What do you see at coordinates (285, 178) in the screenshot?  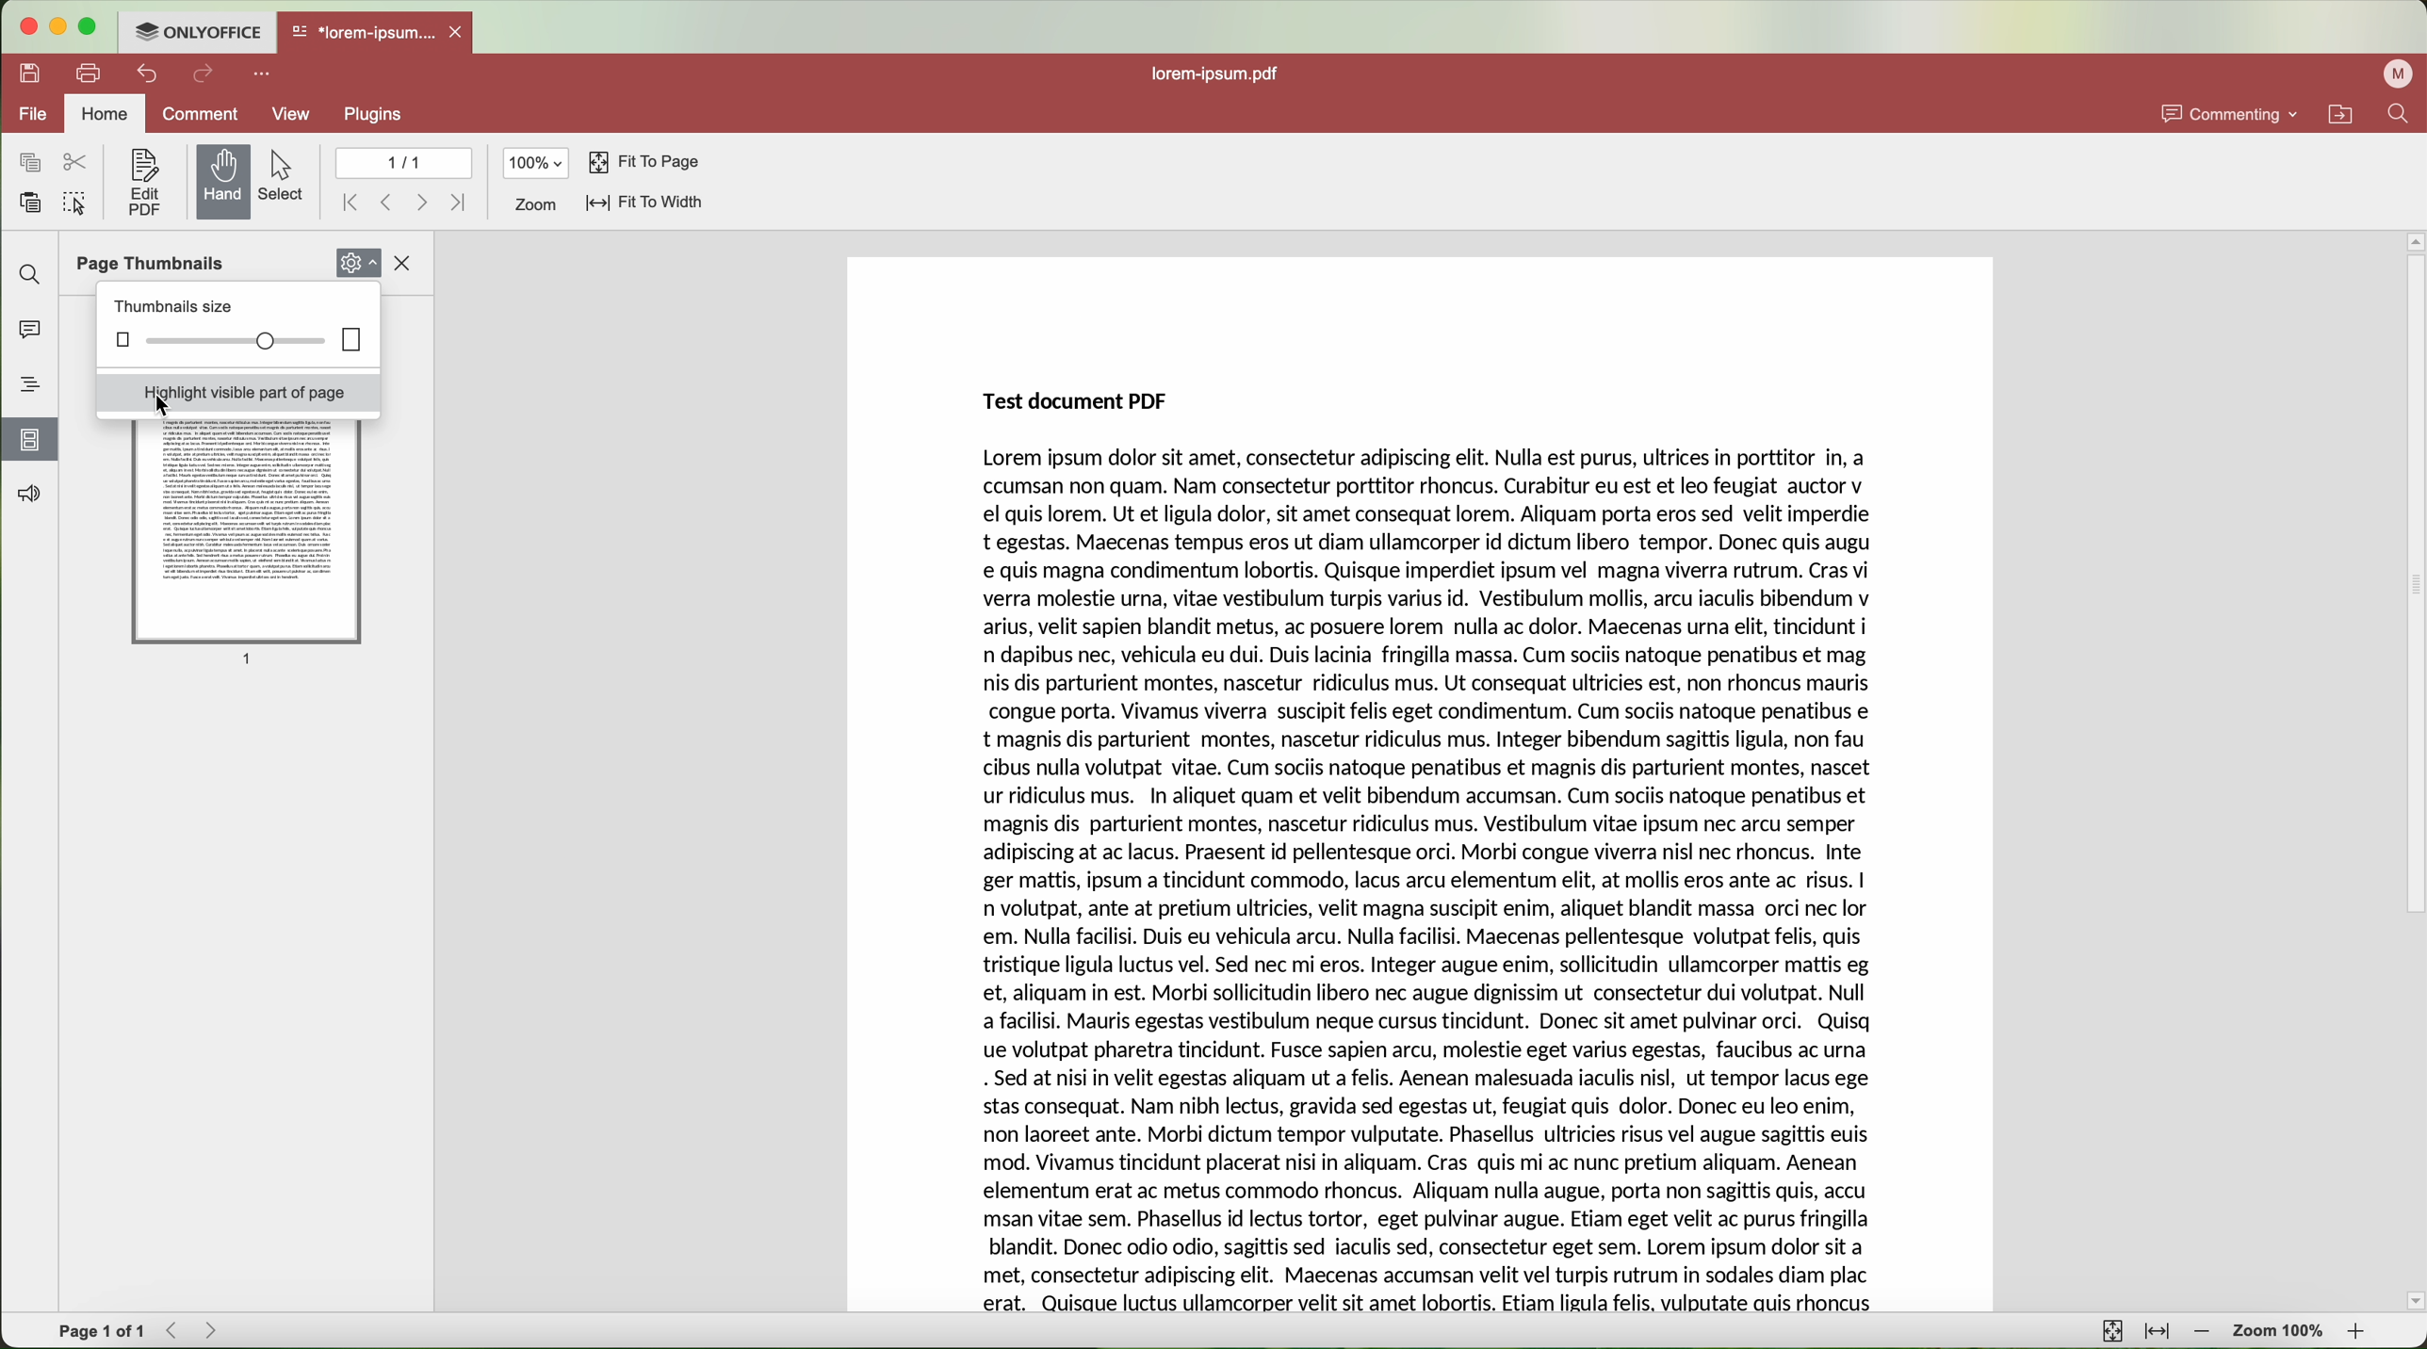 I see `select` at bounding box center [285, 178].